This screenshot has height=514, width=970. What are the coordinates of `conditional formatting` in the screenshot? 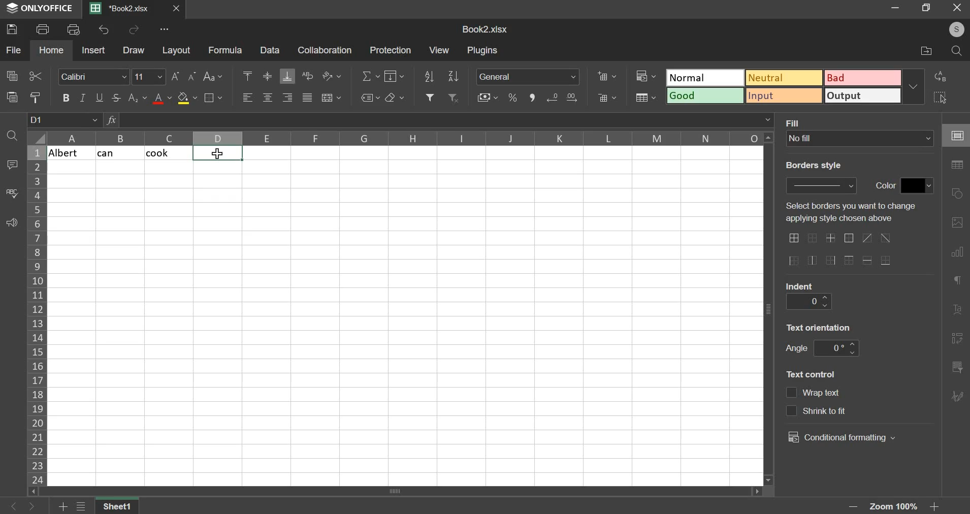 It's located at (644, 77).